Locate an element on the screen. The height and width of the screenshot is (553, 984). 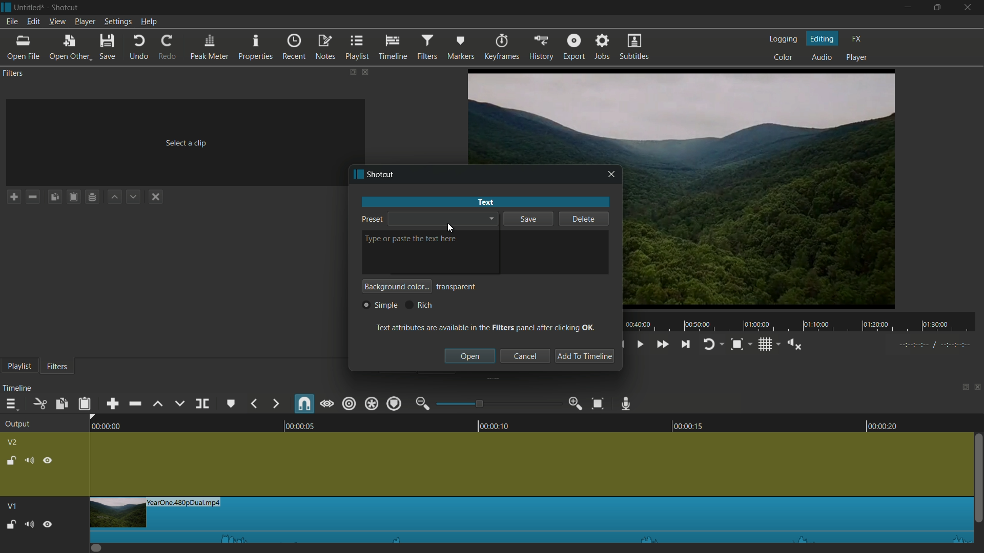
player menu is located at coordinates (85, 22).